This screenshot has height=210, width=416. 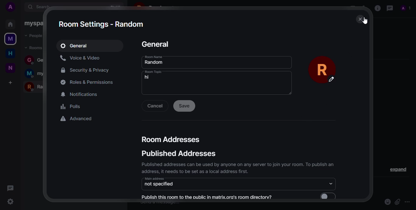 I want to click on advanced, so click(x=78, y=119).